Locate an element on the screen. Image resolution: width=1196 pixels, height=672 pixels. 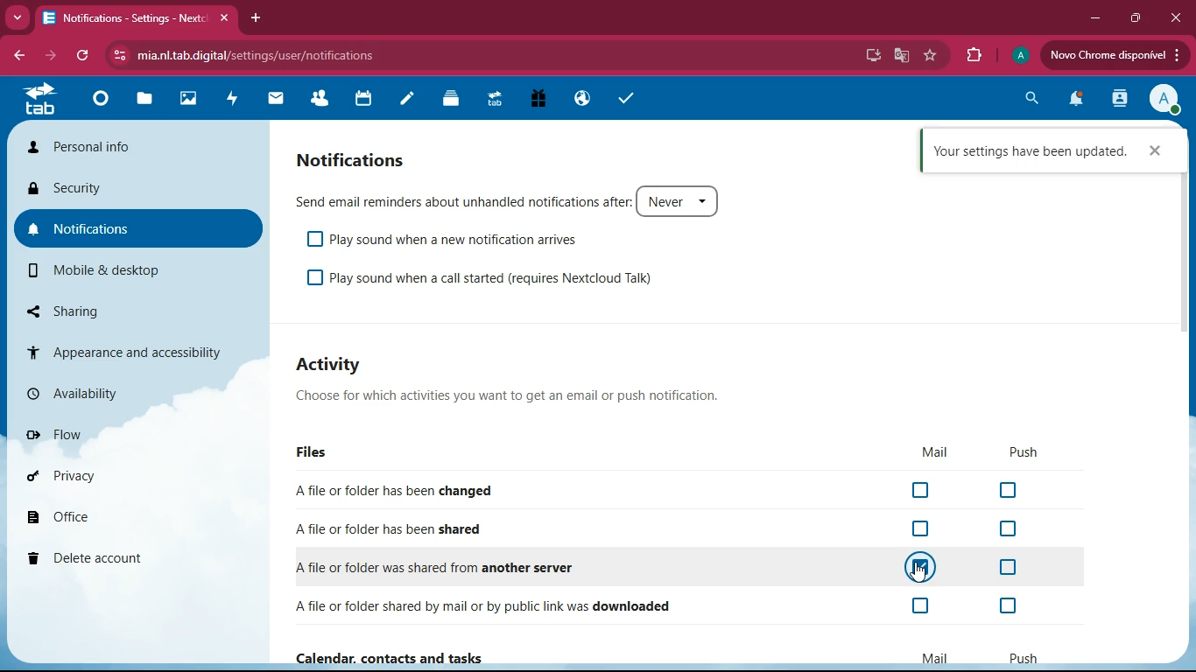
extensions is located at coordinates (974, 56).